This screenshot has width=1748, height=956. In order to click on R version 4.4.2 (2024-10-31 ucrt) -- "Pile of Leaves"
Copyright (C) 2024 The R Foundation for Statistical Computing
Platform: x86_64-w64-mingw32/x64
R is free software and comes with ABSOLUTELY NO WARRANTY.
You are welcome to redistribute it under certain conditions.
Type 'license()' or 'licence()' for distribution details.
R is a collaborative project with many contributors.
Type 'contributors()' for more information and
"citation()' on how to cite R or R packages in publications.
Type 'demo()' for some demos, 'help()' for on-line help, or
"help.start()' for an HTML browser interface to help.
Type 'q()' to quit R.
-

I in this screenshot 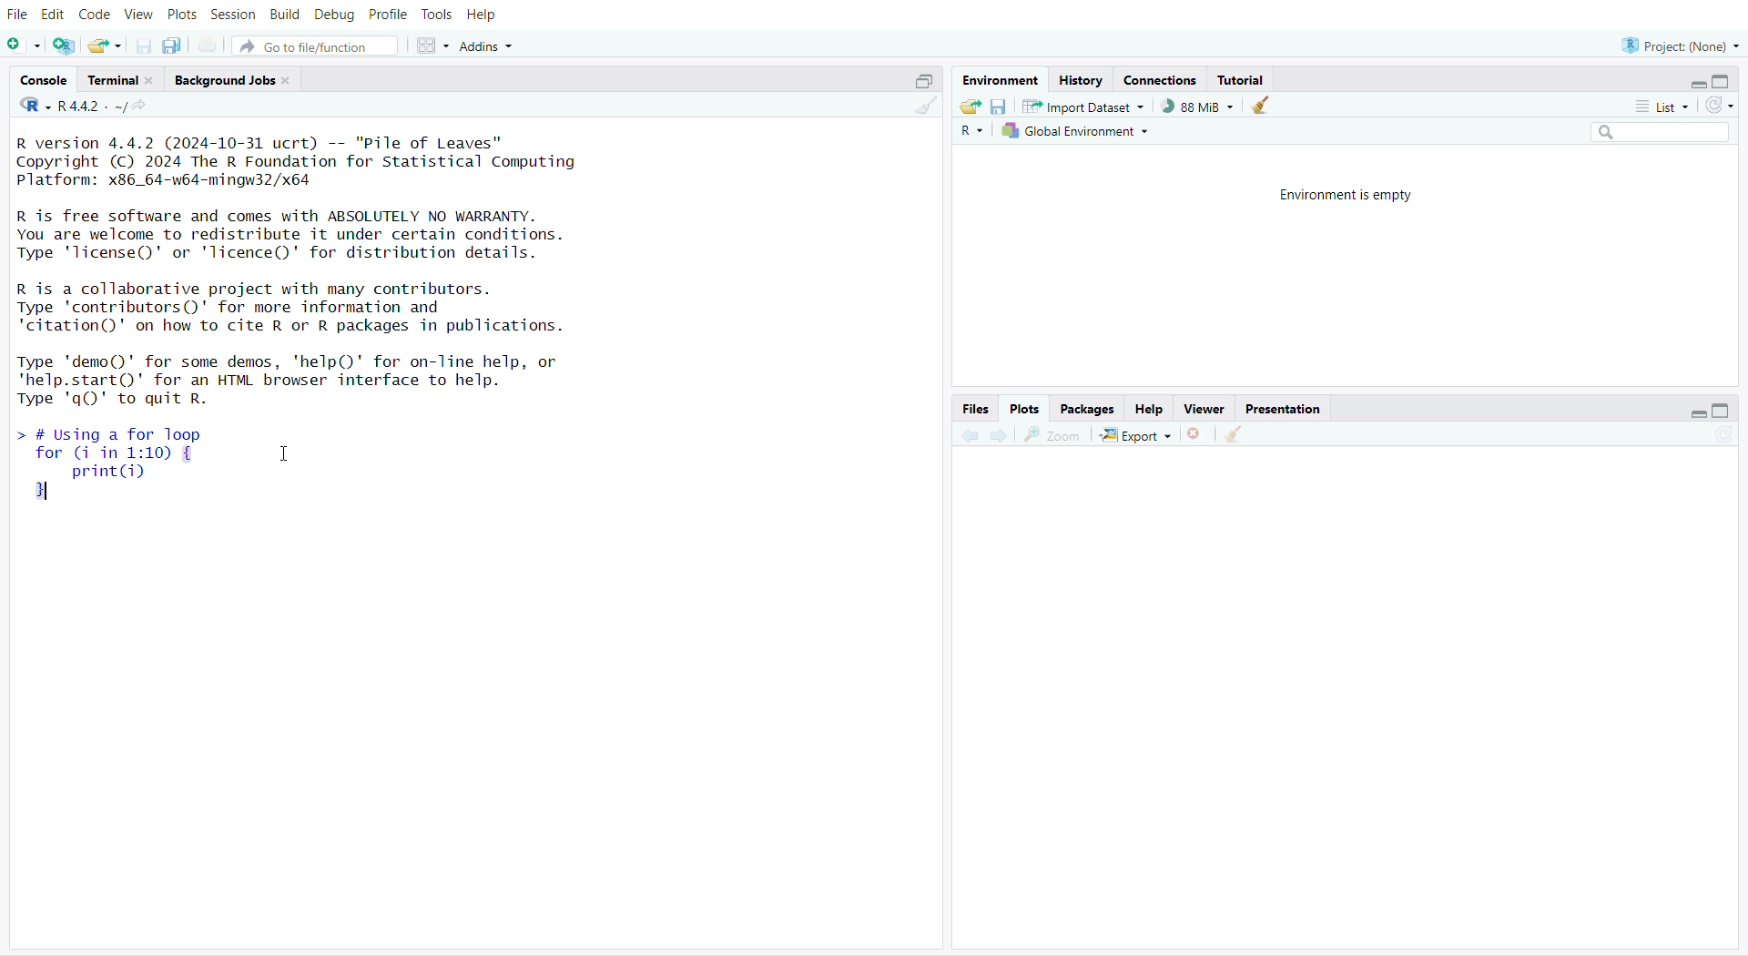, I will do `click(312, 269)`.